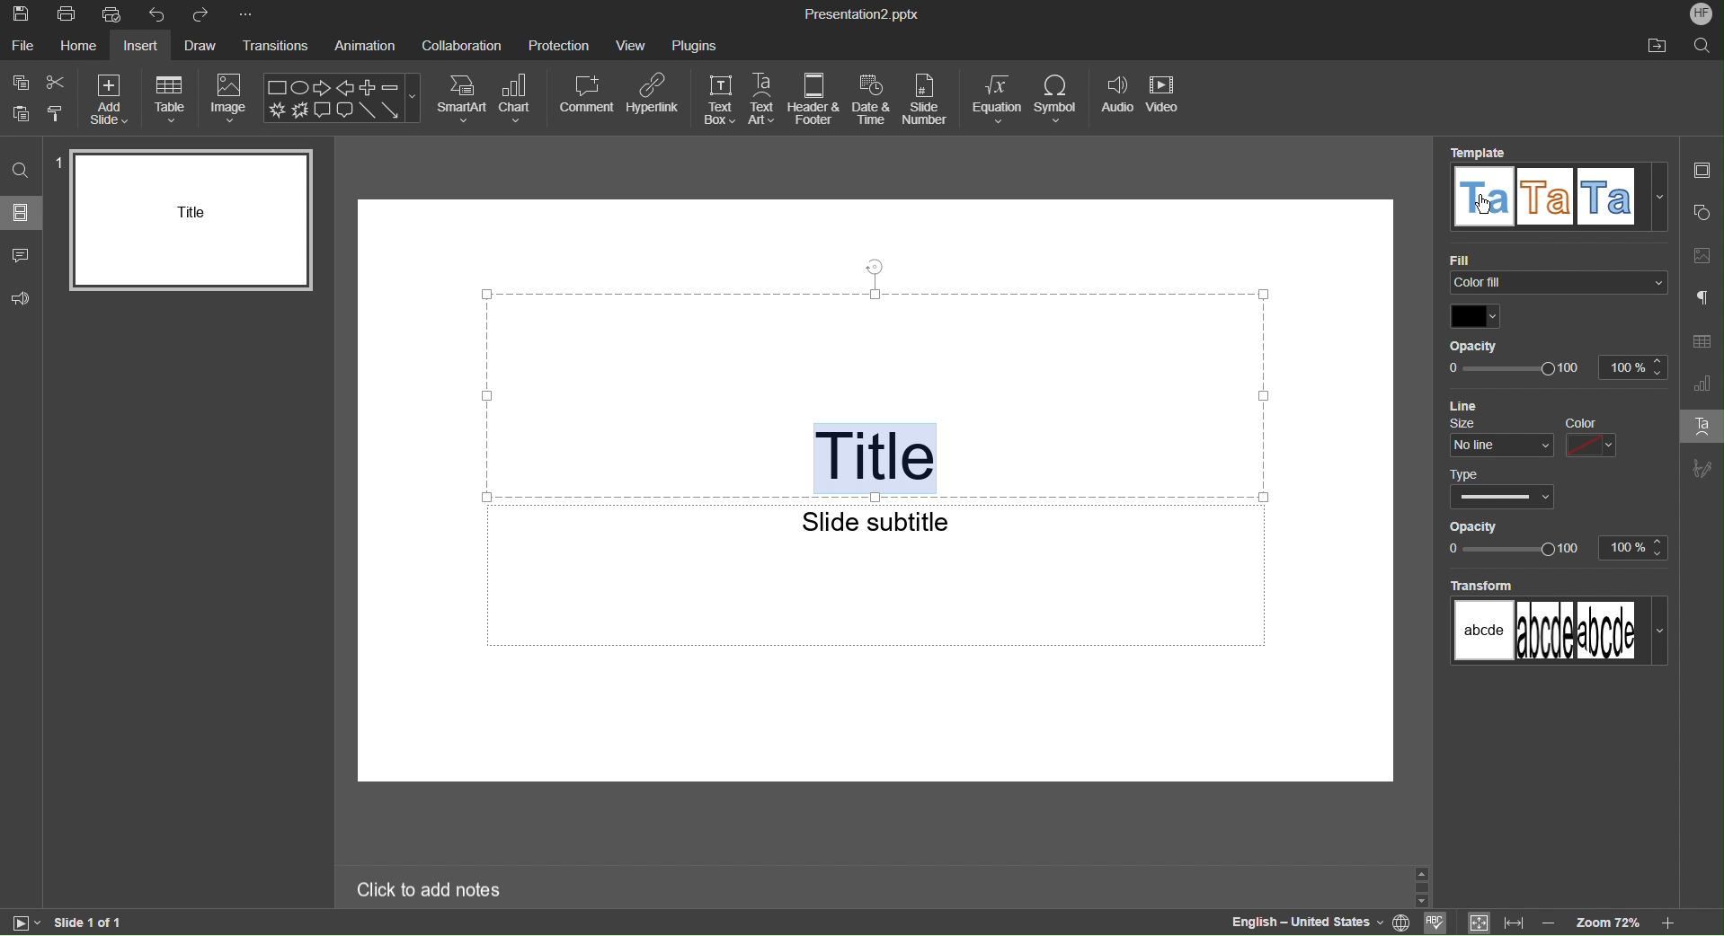 The width and height of the screenshot is (1724, 936). I want to click on Plugins, so click(696, 44).